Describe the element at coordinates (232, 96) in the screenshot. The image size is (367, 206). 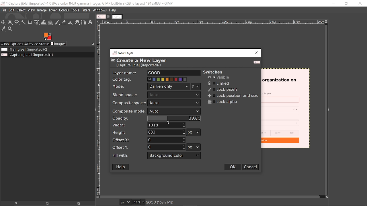
I see `Lock position and size` at that location.